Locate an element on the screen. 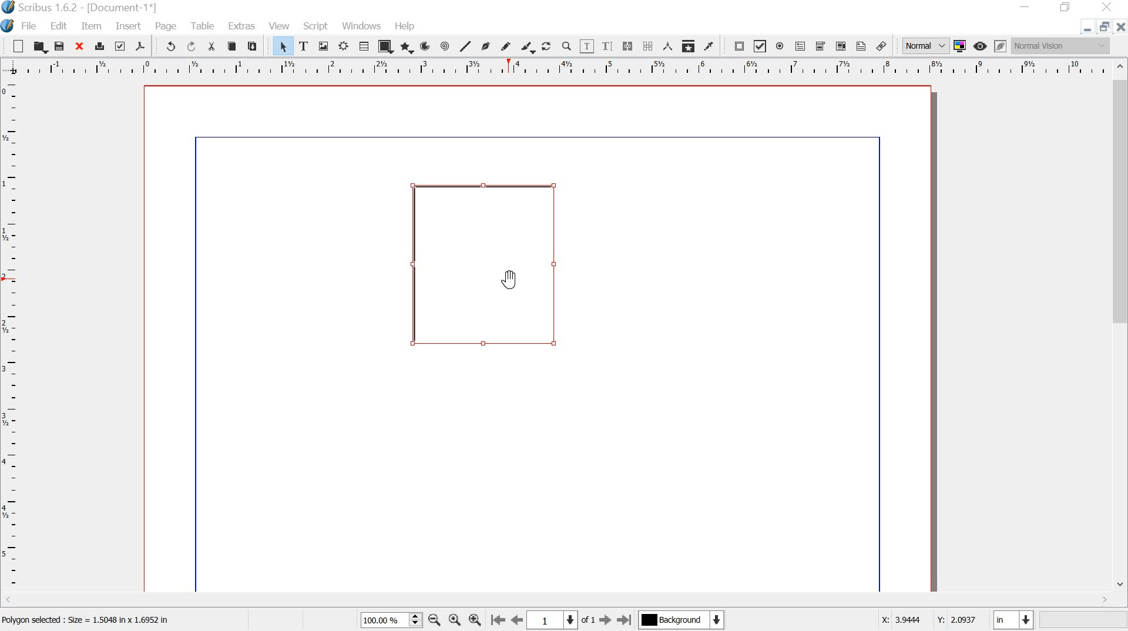 This screenshot has height=631, width=1128. pdf combo box is located at coordinates (821, 47).